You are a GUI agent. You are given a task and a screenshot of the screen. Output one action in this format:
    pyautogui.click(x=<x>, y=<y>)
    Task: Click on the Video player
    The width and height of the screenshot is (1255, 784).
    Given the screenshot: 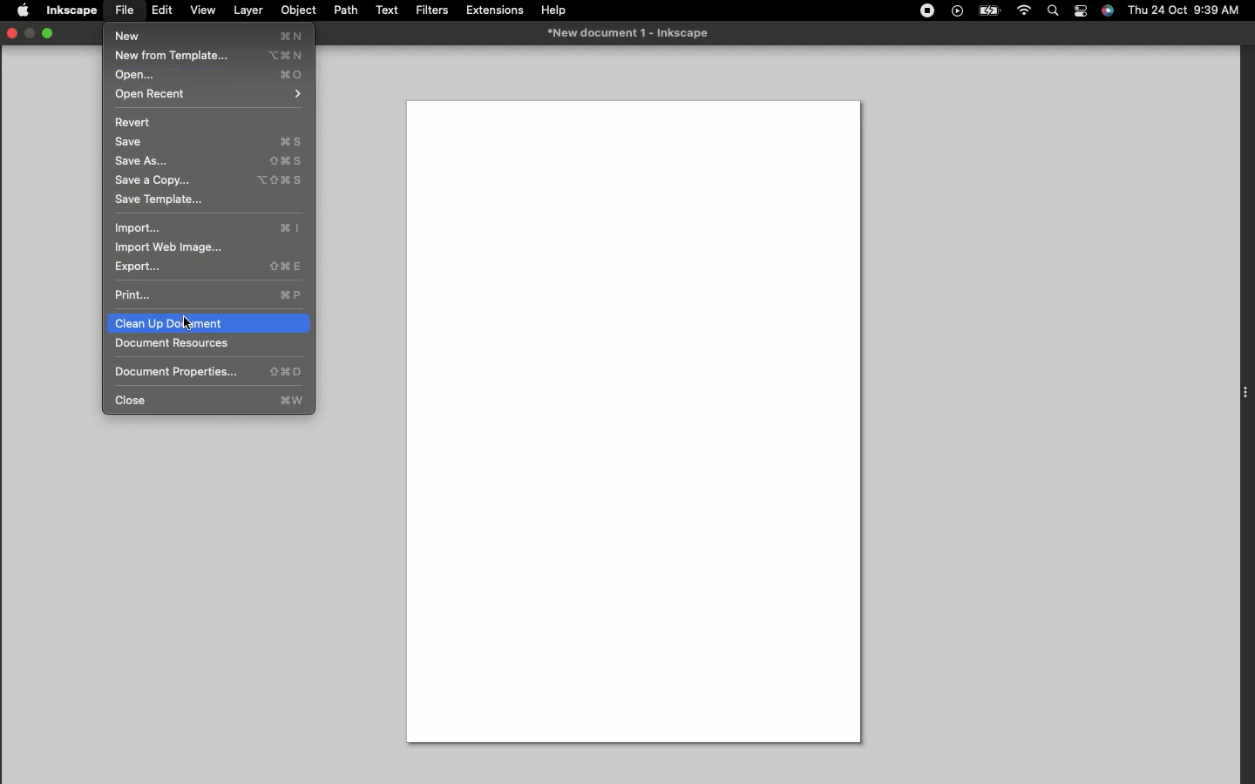 What is the action you would take?
    pyautogui.click(x=959, y=12)
    